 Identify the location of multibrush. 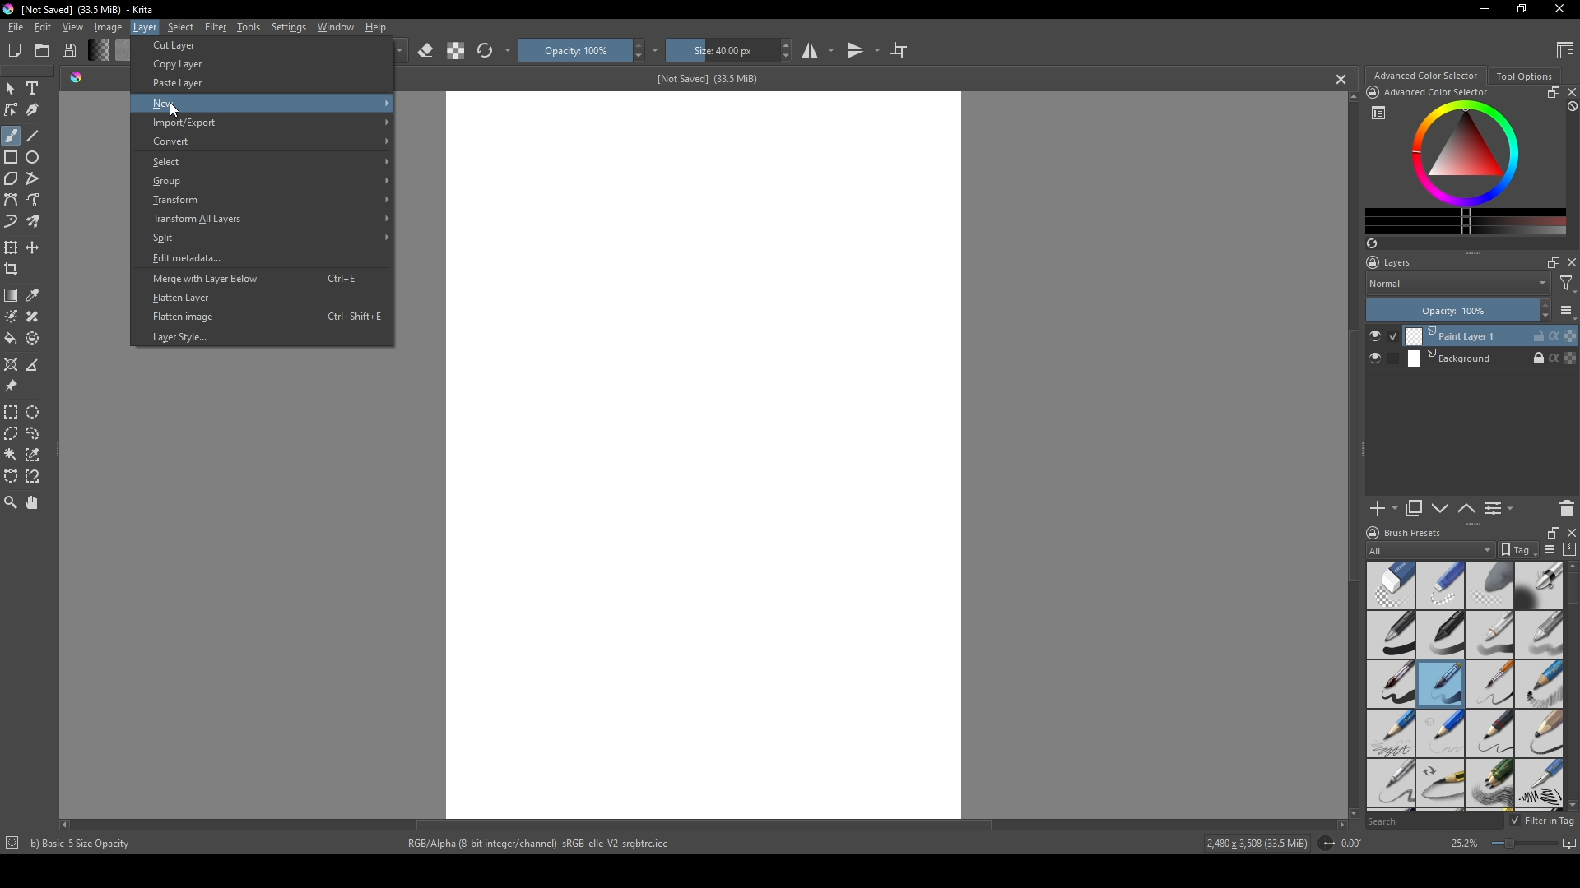
(35, 222).